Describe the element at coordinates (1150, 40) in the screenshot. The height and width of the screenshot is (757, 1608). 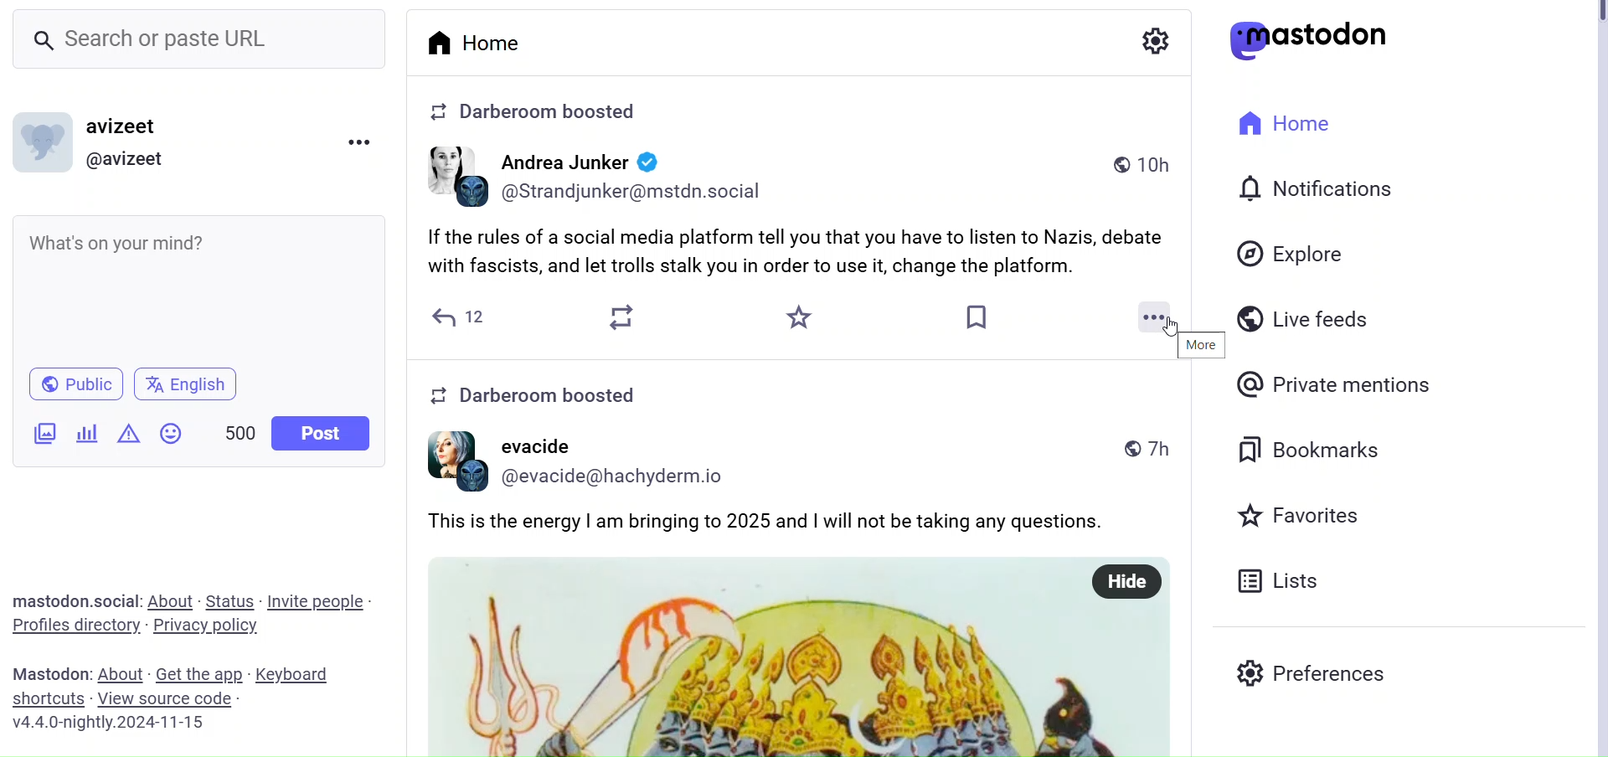
I see `Setting` at that location.